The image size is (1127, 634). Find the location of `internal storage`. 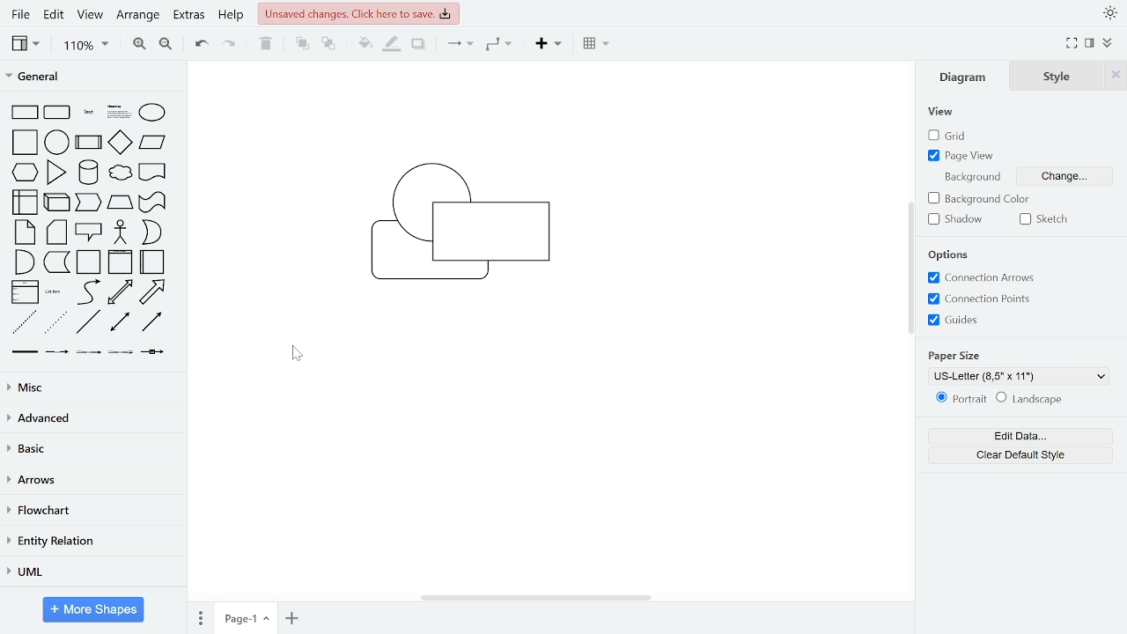

internal storage is located at coordinates (26, 203).